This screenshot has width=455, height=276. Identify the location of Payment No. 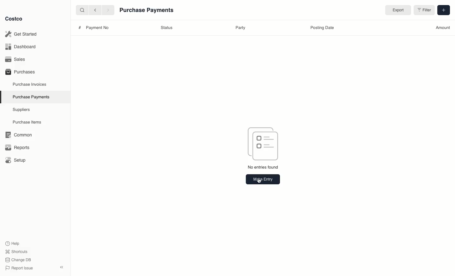
(96, 28).